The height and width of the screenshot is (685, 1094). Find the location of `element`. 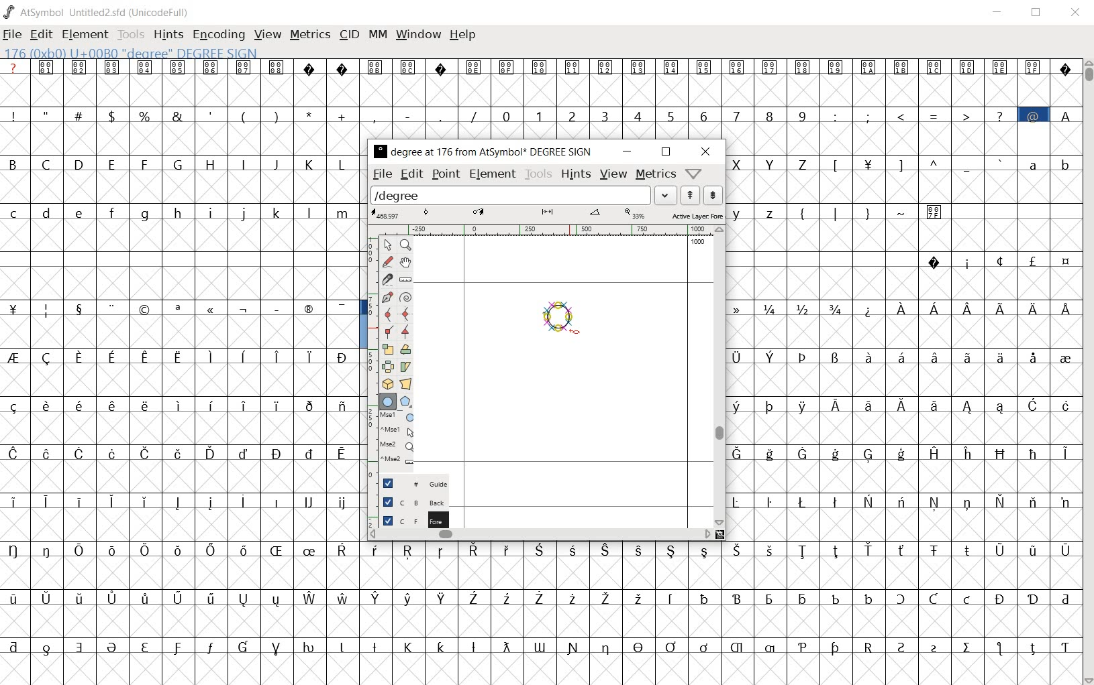

element is located at coordinates (493, 175).